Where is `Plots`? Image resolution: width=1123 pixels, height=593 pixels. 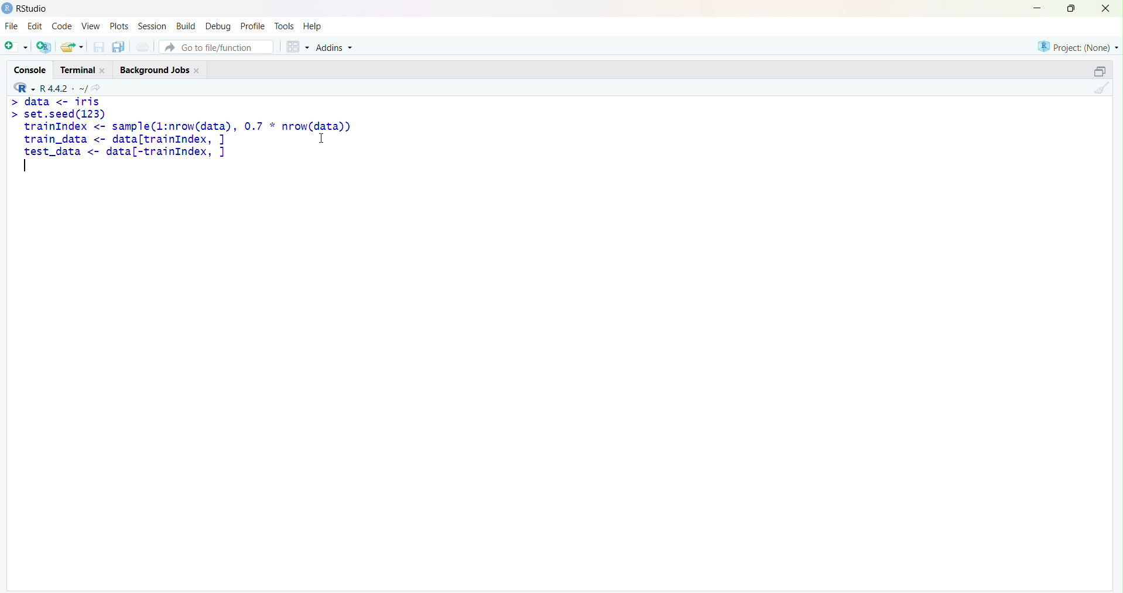 Plots is located at coordinates (119, 26).